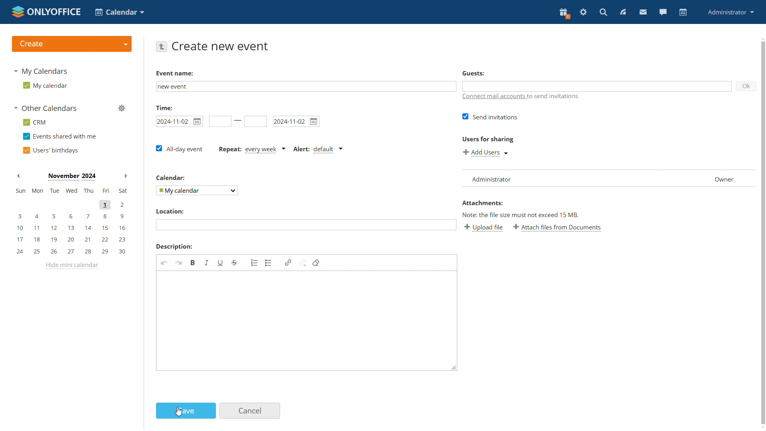  I want to click on Note: the file size must not exceed 15 mb, so click(521, 215).